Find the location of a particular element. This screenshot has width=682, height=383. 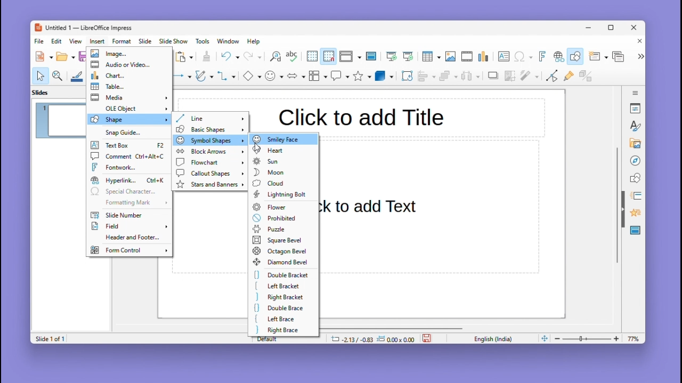

Default is located at coordinates (287, 338).